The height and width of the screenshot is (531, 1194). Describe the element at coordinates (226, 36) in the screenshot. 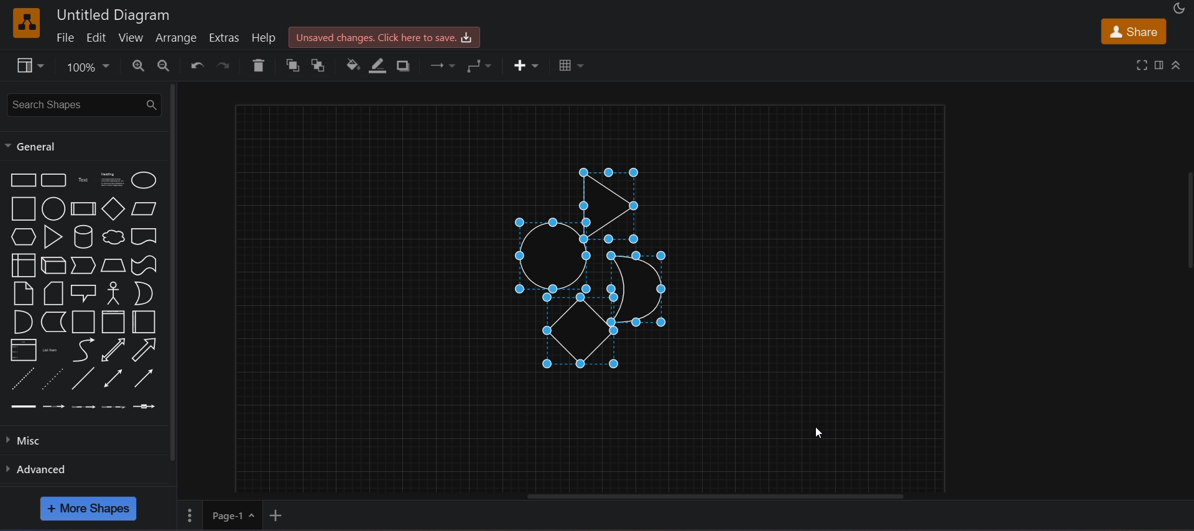

I see `extras` at that location.